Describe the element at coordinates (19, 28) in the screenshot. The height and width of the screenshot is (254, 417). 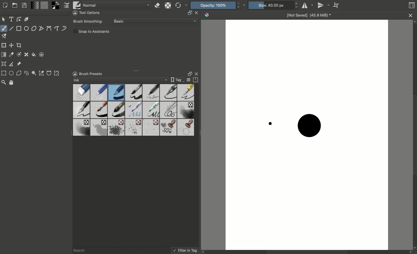
I see `Rectangular` at that location.